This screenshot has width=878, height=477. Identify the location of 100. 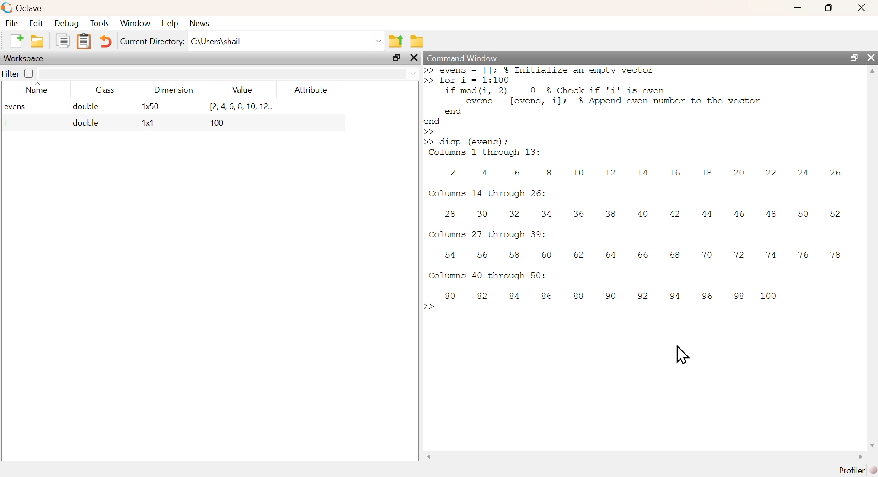
(219, 123).